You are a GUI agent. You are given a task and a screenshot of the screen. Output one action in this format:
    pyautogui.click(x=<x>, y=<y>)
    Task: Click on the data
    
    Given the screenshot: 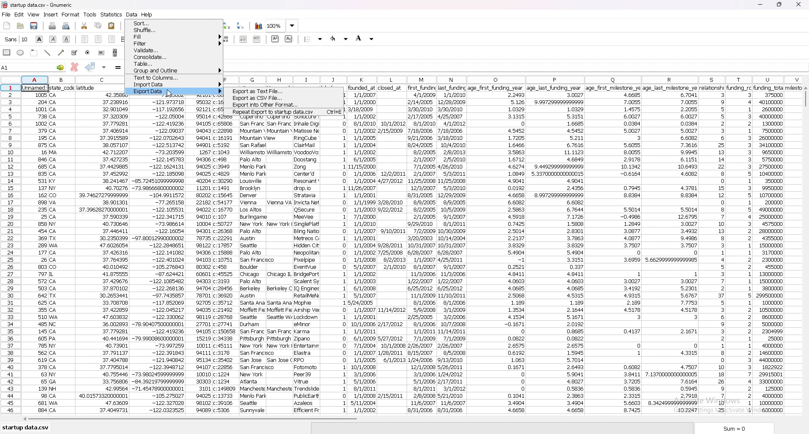 What is the action you would take?
    pyautogui.click(x=254, y=265)
    